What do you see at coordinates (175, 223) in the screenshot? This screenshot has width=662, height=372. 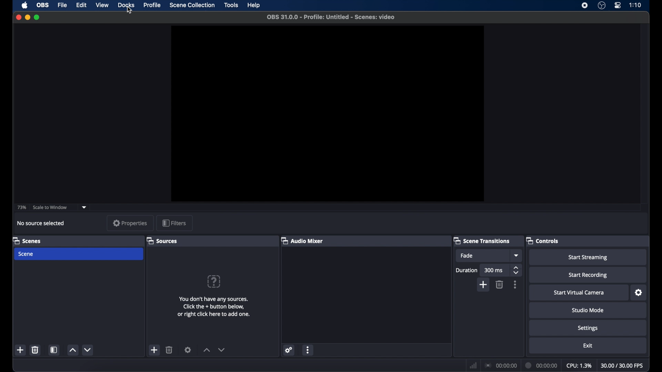 I see `filters` at bounding box center [175, 223].